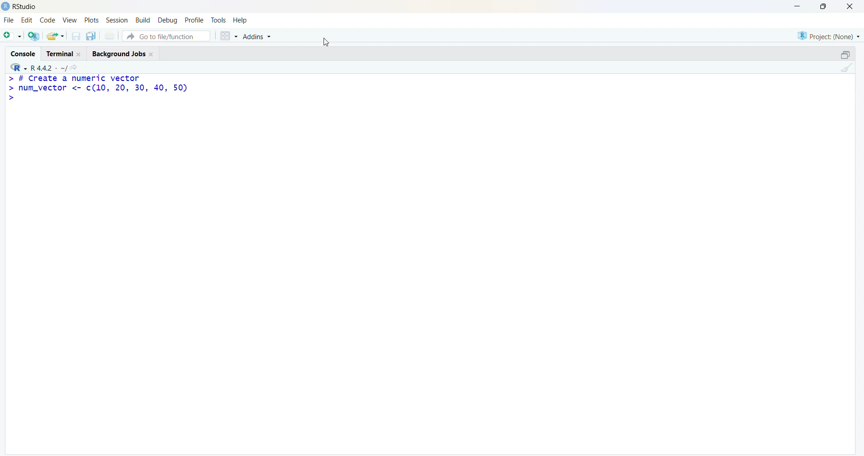 Image resolution: width=864 pixels, height=456 pixels. Describe the element at coordinates (80, 54) in the screenshot. I see `close` at that location.